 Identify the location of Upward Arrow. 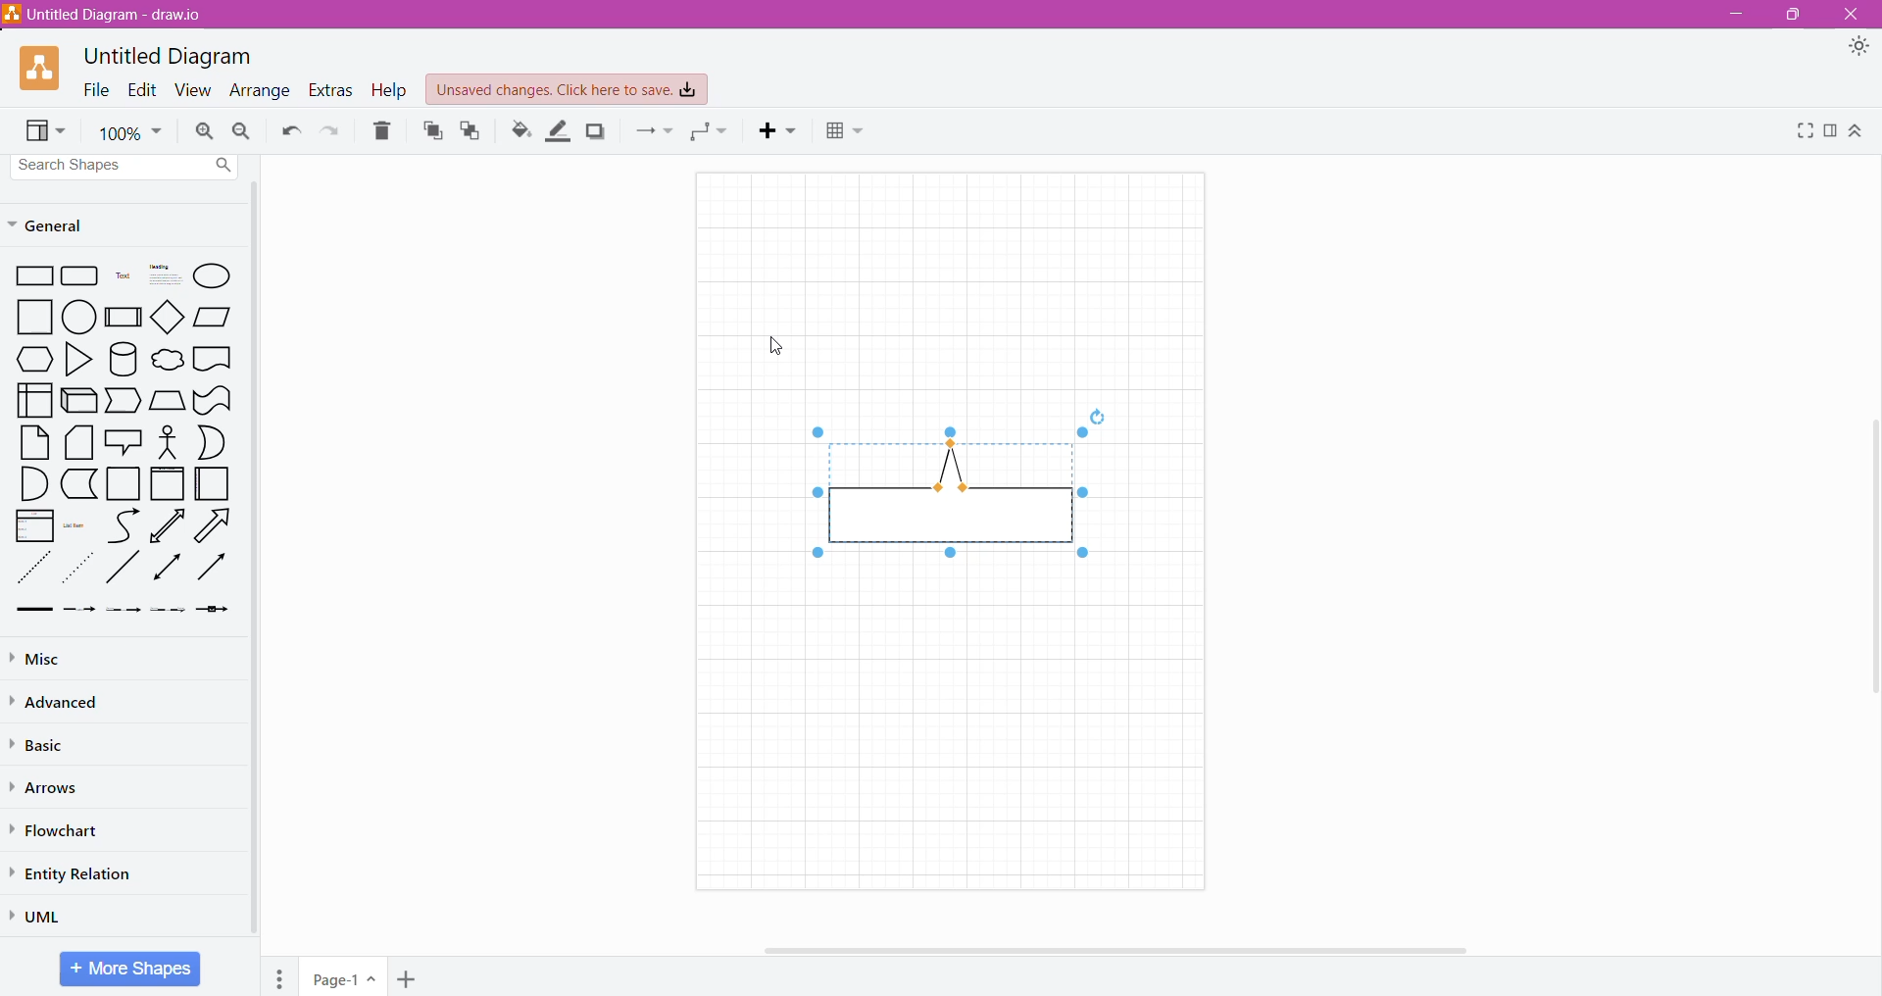
(168, 525).